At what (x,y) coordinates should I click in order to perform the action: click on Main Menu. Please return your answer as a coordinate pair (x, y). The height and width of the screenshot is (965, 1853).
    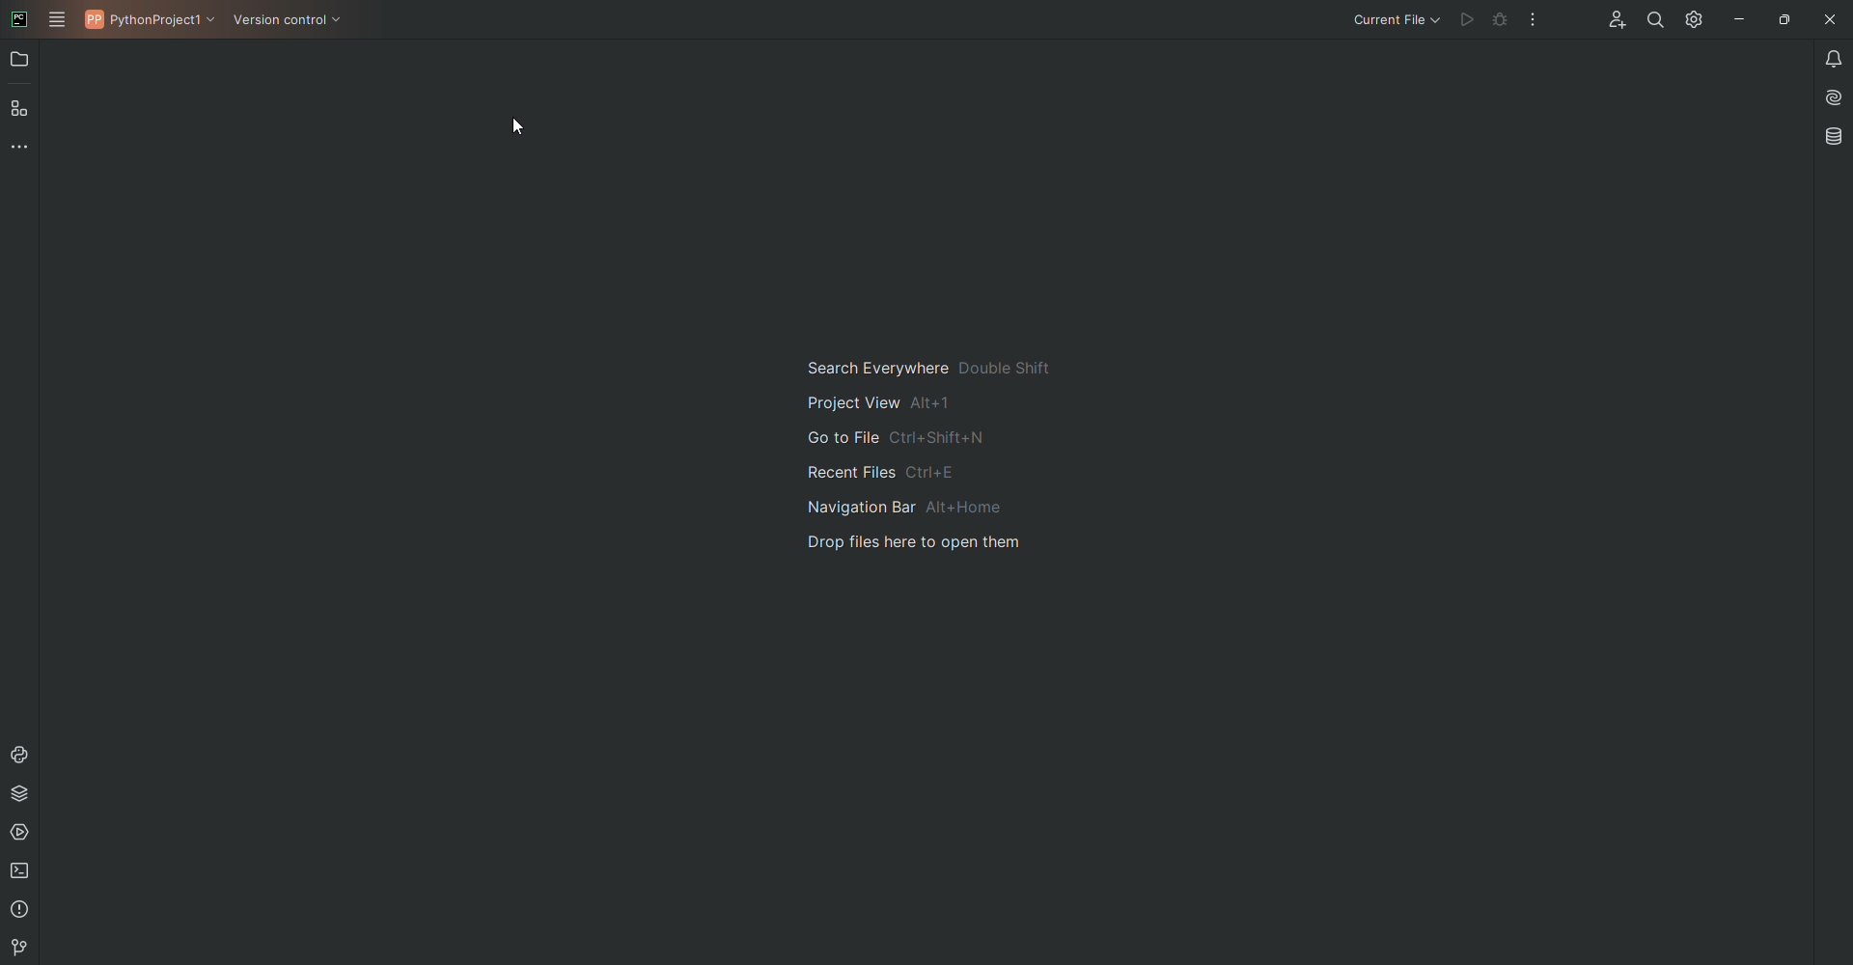
    Looking at the image, I should click on (58, 20).